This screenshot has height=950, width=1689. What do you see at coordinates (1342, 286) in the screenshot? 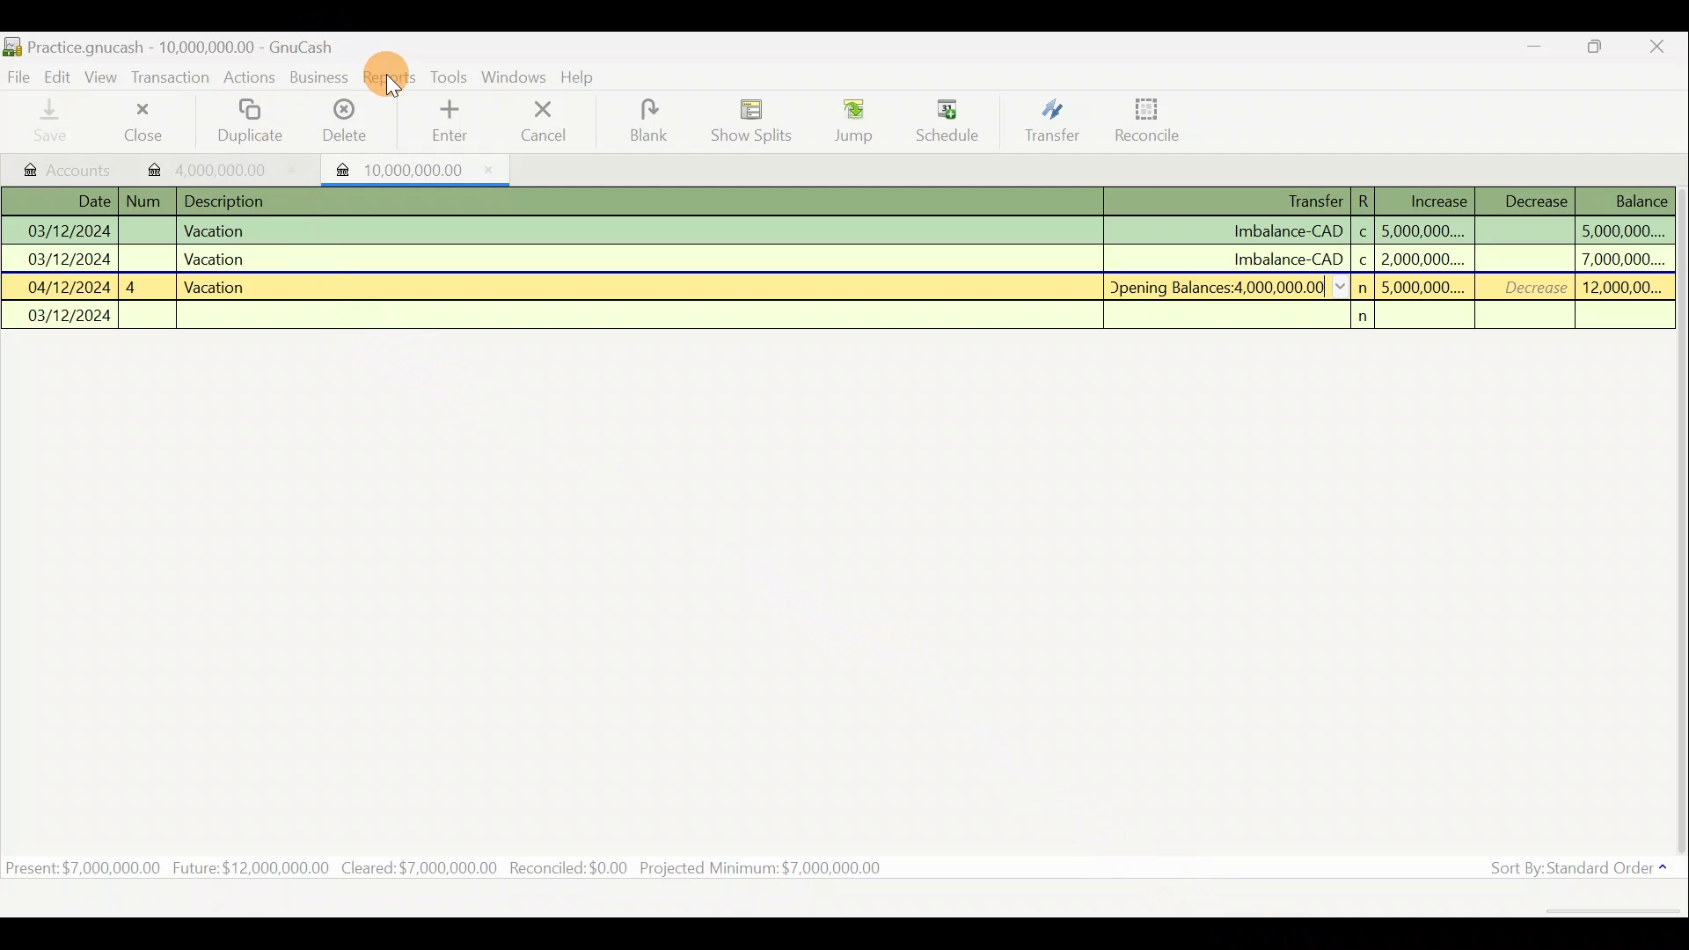
I see `collapse` at bounding box center [1342, 286].